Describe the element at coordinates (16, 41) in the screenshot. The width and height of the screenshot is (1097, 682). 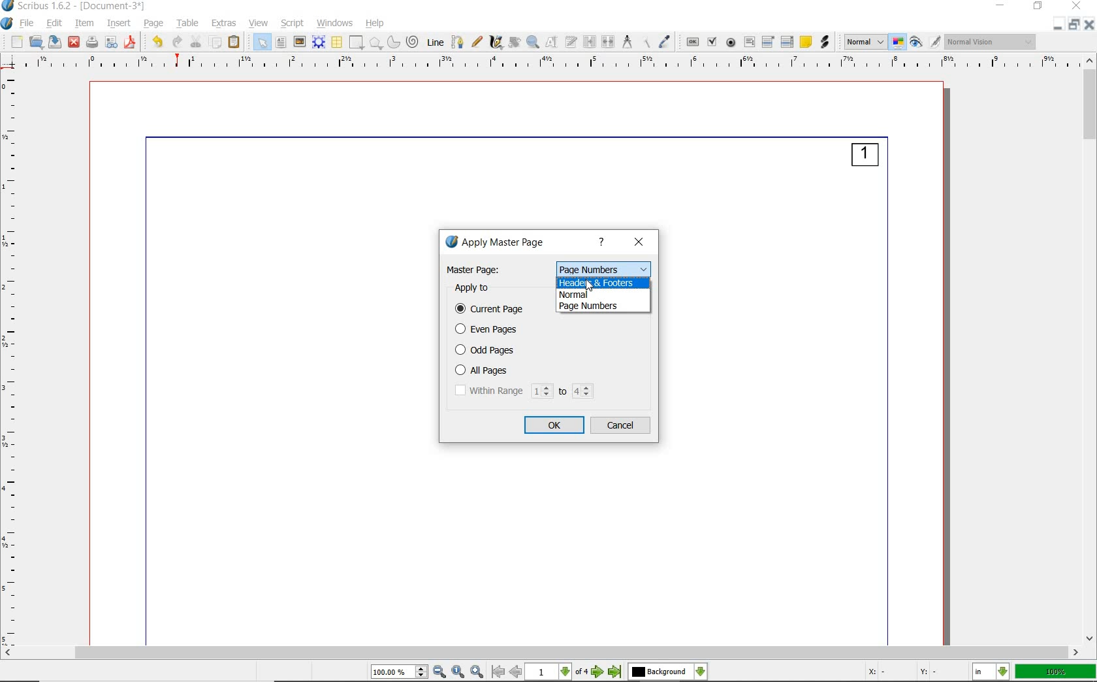
I see `new` at that location.